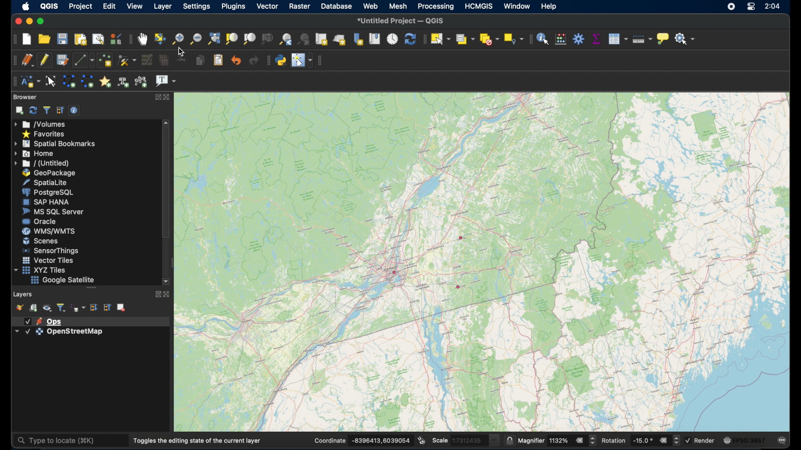  I want to click on digitize with segment, so click(82, 60).